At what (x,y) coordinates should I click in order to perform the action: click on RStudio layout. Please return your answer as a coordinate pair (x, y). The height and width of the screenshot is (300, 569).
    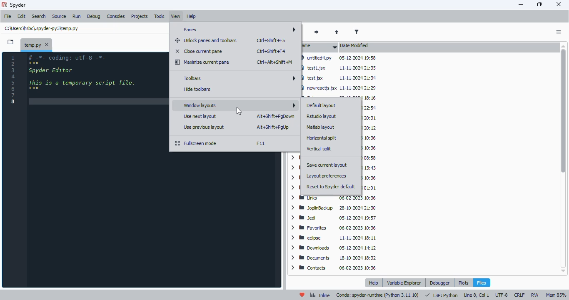
    Looking at the image, I should click on (321, 116).